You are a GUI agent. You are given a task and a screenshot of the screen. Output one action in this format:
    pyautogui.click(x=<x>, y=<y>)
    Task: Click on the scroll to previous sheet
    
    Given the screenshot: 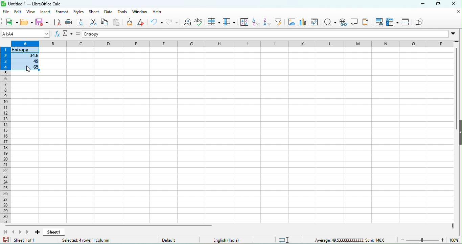 What is the action you would take?
    pyautogui.click(x=15, y=231)
    